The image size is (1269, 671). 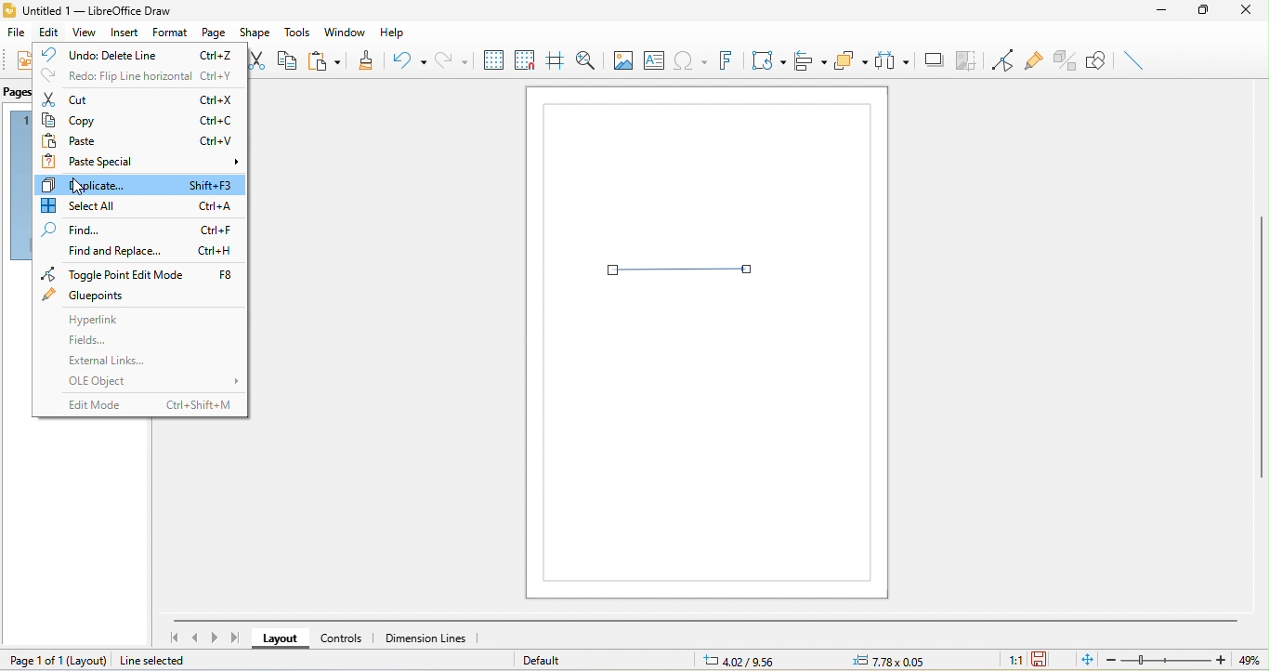 I want to click on shape, so click(x=258, y=32).